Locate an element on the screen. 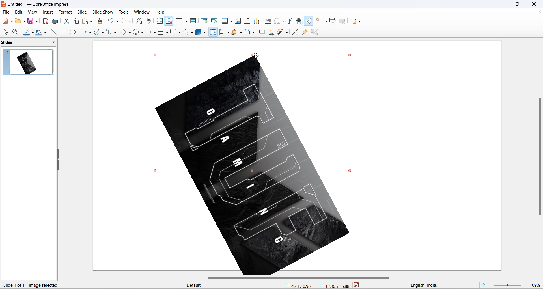 This screenshot has width=543, height=289. fill color is located at coordinates (38, 33).